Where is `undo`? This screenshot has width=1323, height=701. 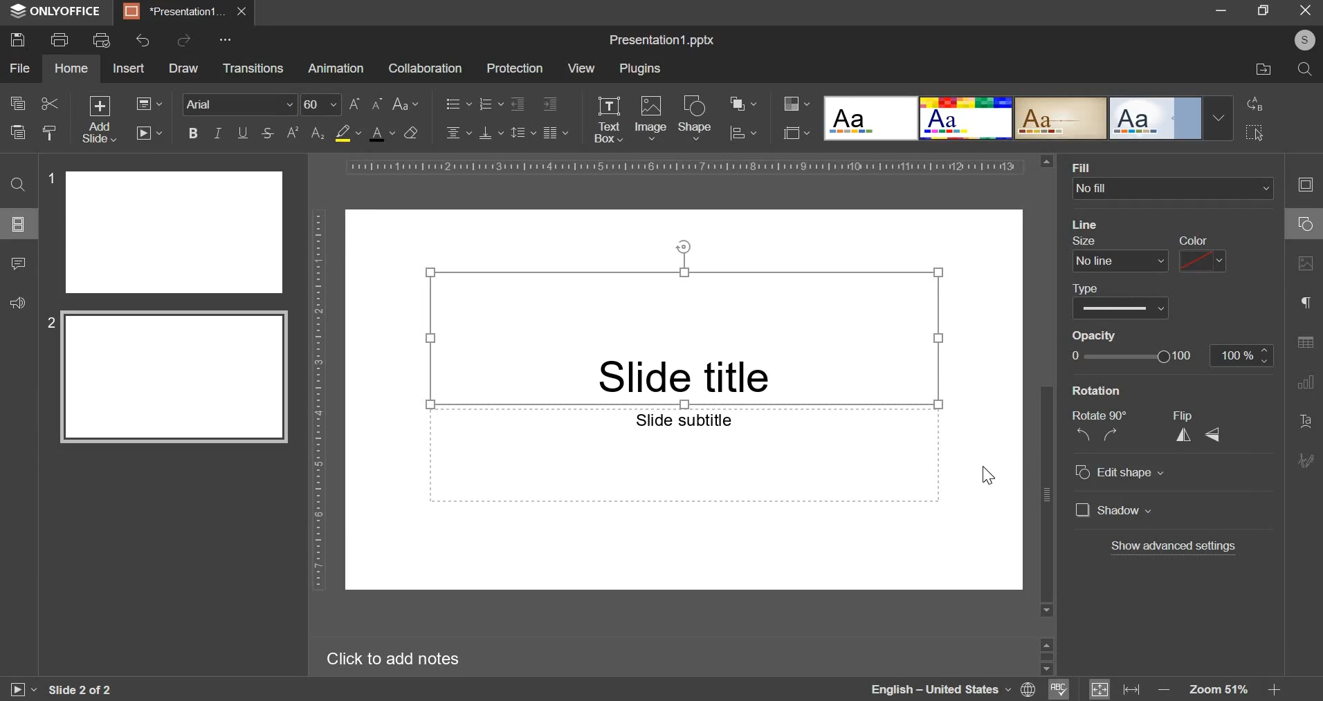 undo is located at coordinates (144, 40).